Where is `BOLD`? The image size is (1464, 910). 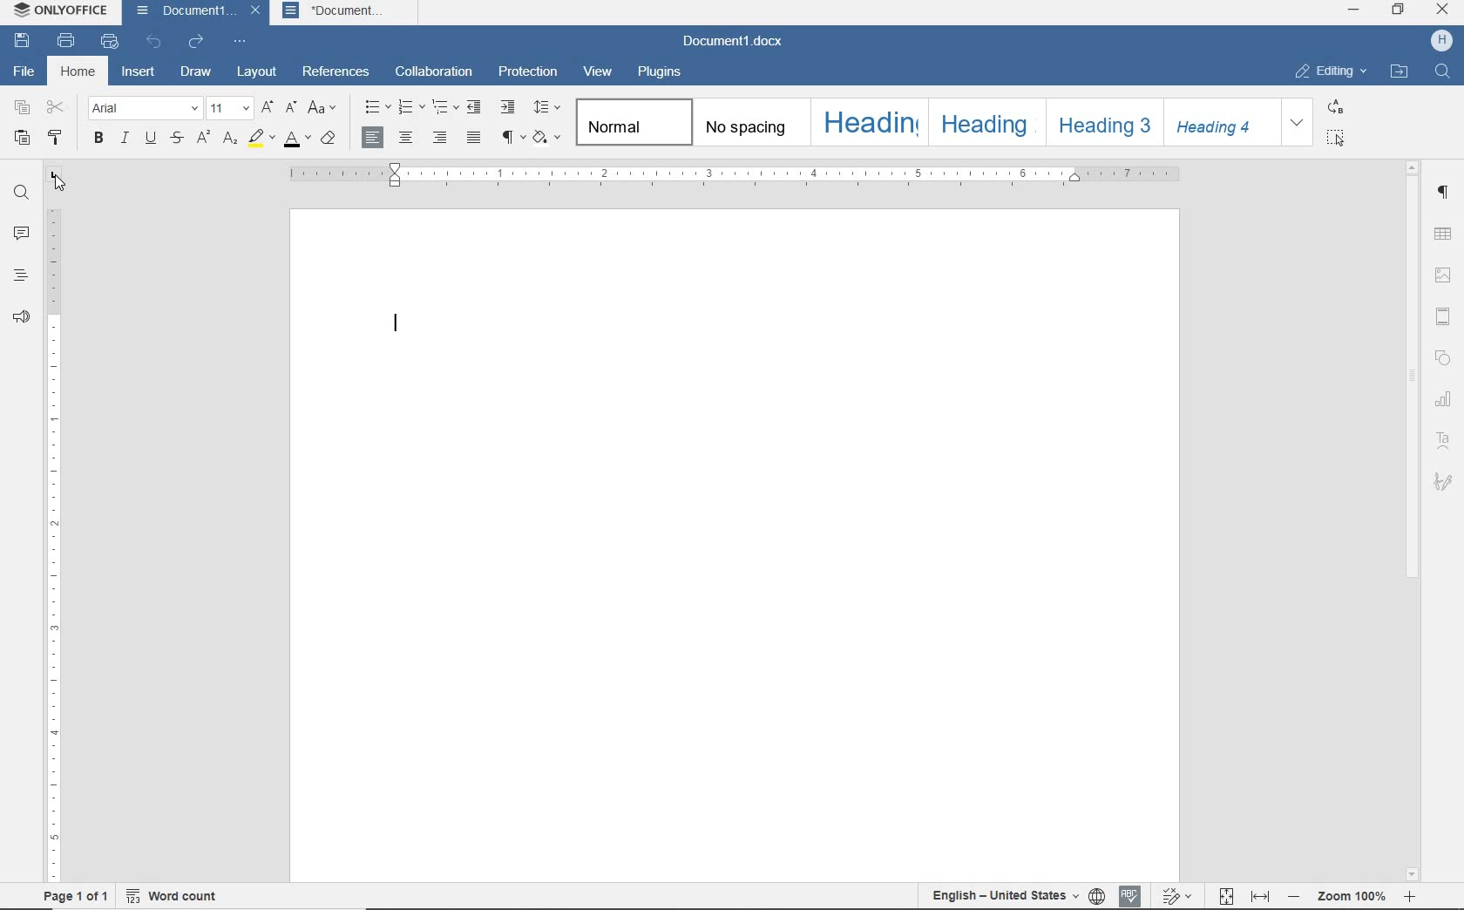 BOLD is located at coordinates (98, 139).